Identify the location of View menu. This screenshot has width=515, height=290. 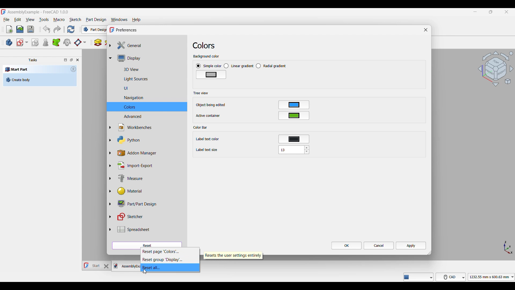
(30, 19).